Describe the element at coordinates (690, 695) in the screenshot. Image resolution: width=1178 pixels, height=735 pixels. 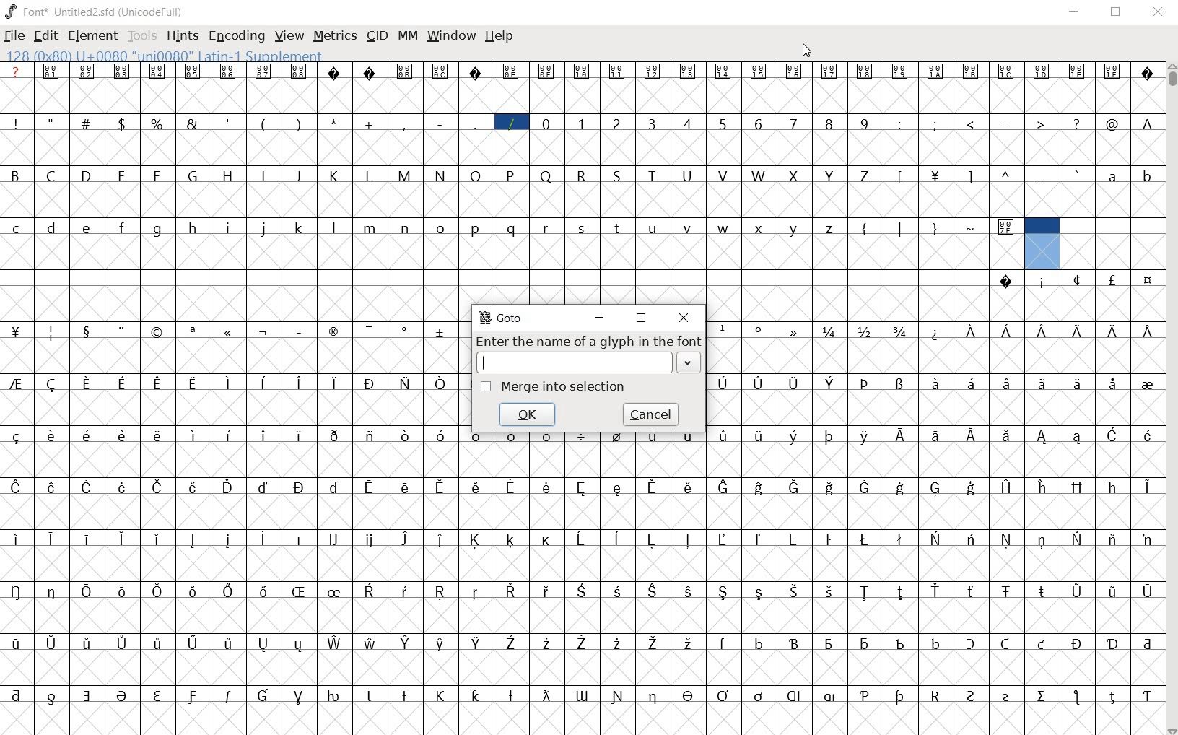
I see `Symbol` at that location.